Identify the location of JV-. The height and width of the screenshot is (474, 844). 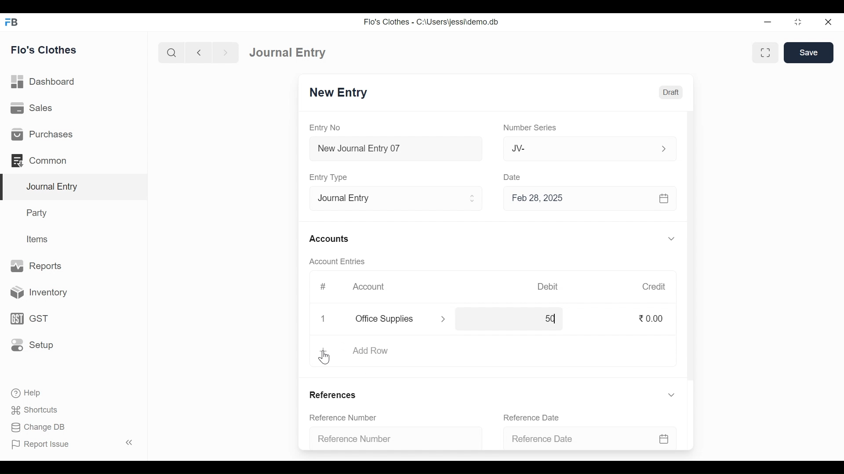
(574, 149).